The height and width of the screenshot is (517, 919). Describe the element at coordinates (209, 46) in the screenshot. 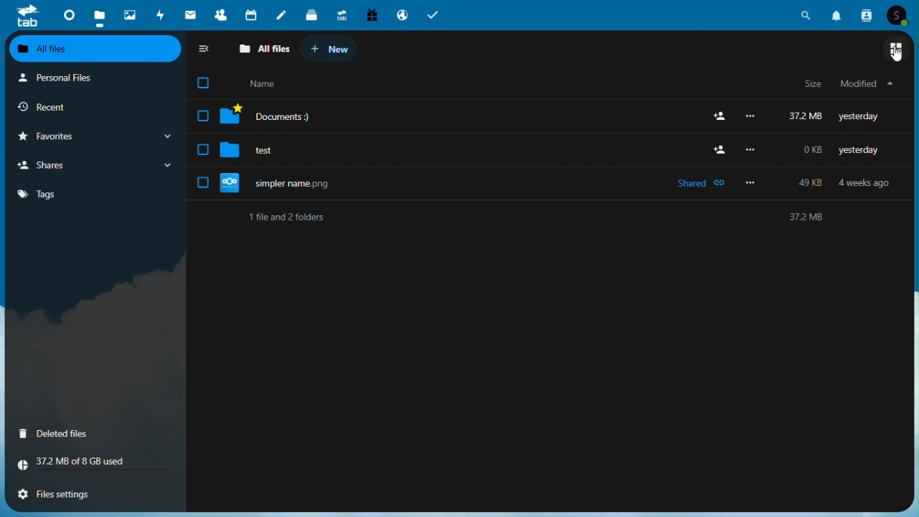

I see `Collapse side bar` at that location.